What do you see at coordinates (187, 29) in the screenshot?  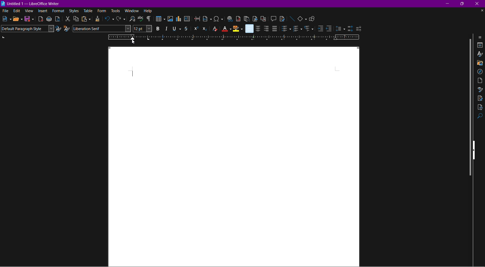 I see `Strikethrough` at bounding box center [187, 29].